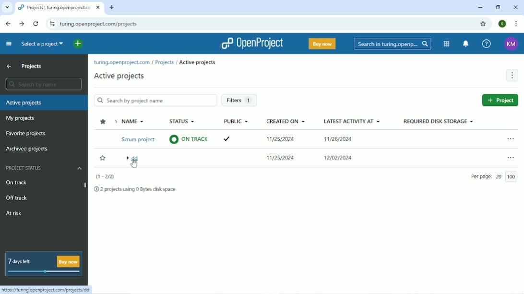  Describe the element at coordinates (44, 168) in the screenshot. I see `Project status` at that location.